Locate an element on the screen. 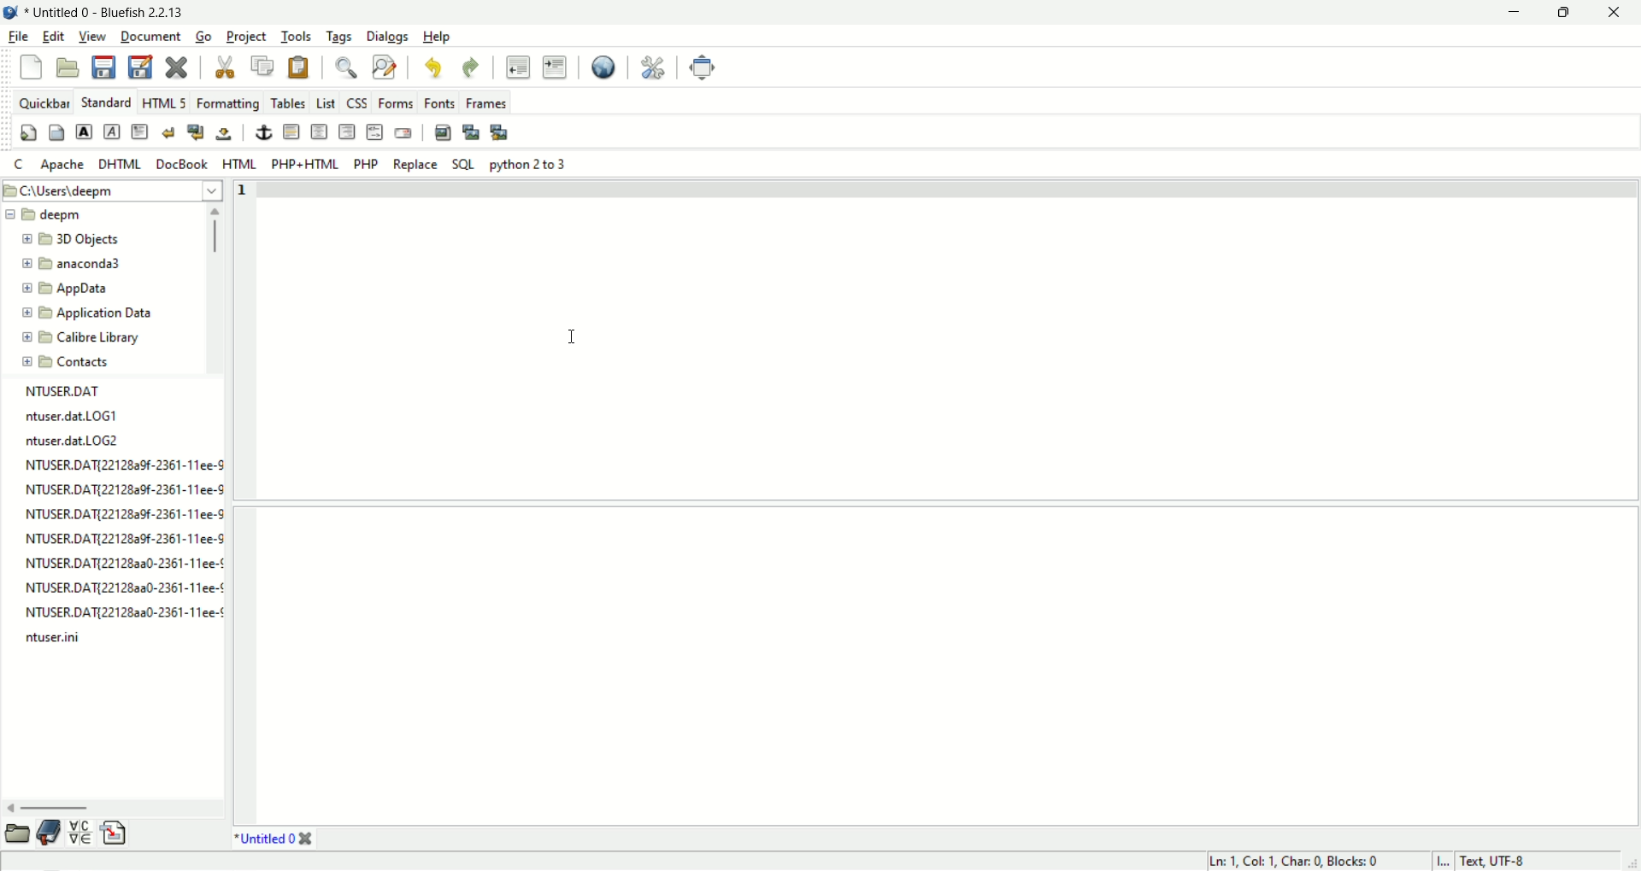 This screenshot has width=1641, height=871. html comment is located at coordinates (374, 132).